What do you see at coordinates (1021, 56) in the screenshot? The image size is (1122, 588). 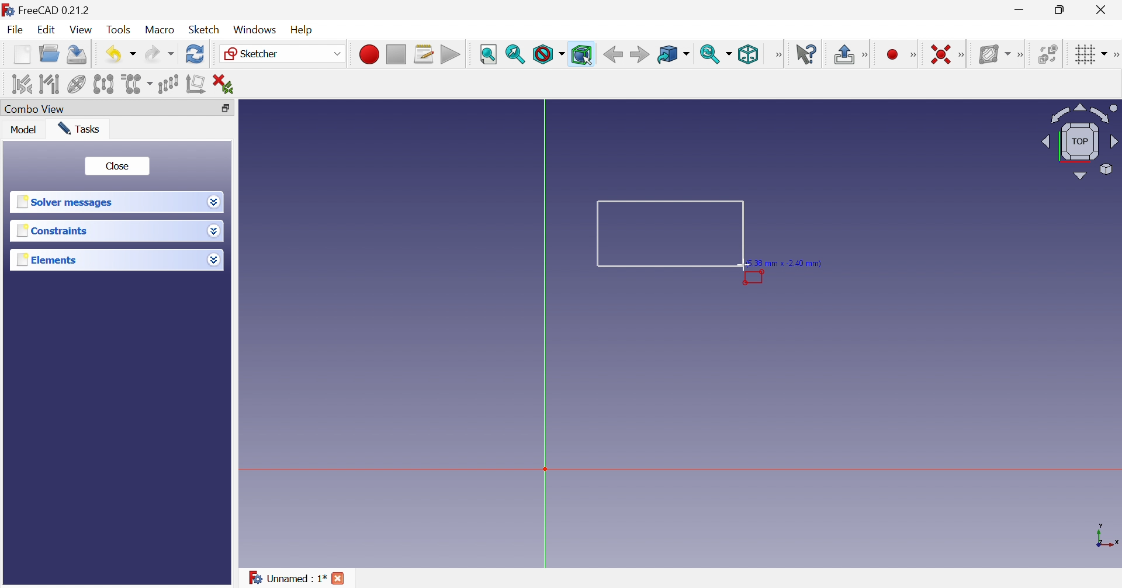 I see `[Sketcher B-spline tools]` at bounding box center [1021, 56].